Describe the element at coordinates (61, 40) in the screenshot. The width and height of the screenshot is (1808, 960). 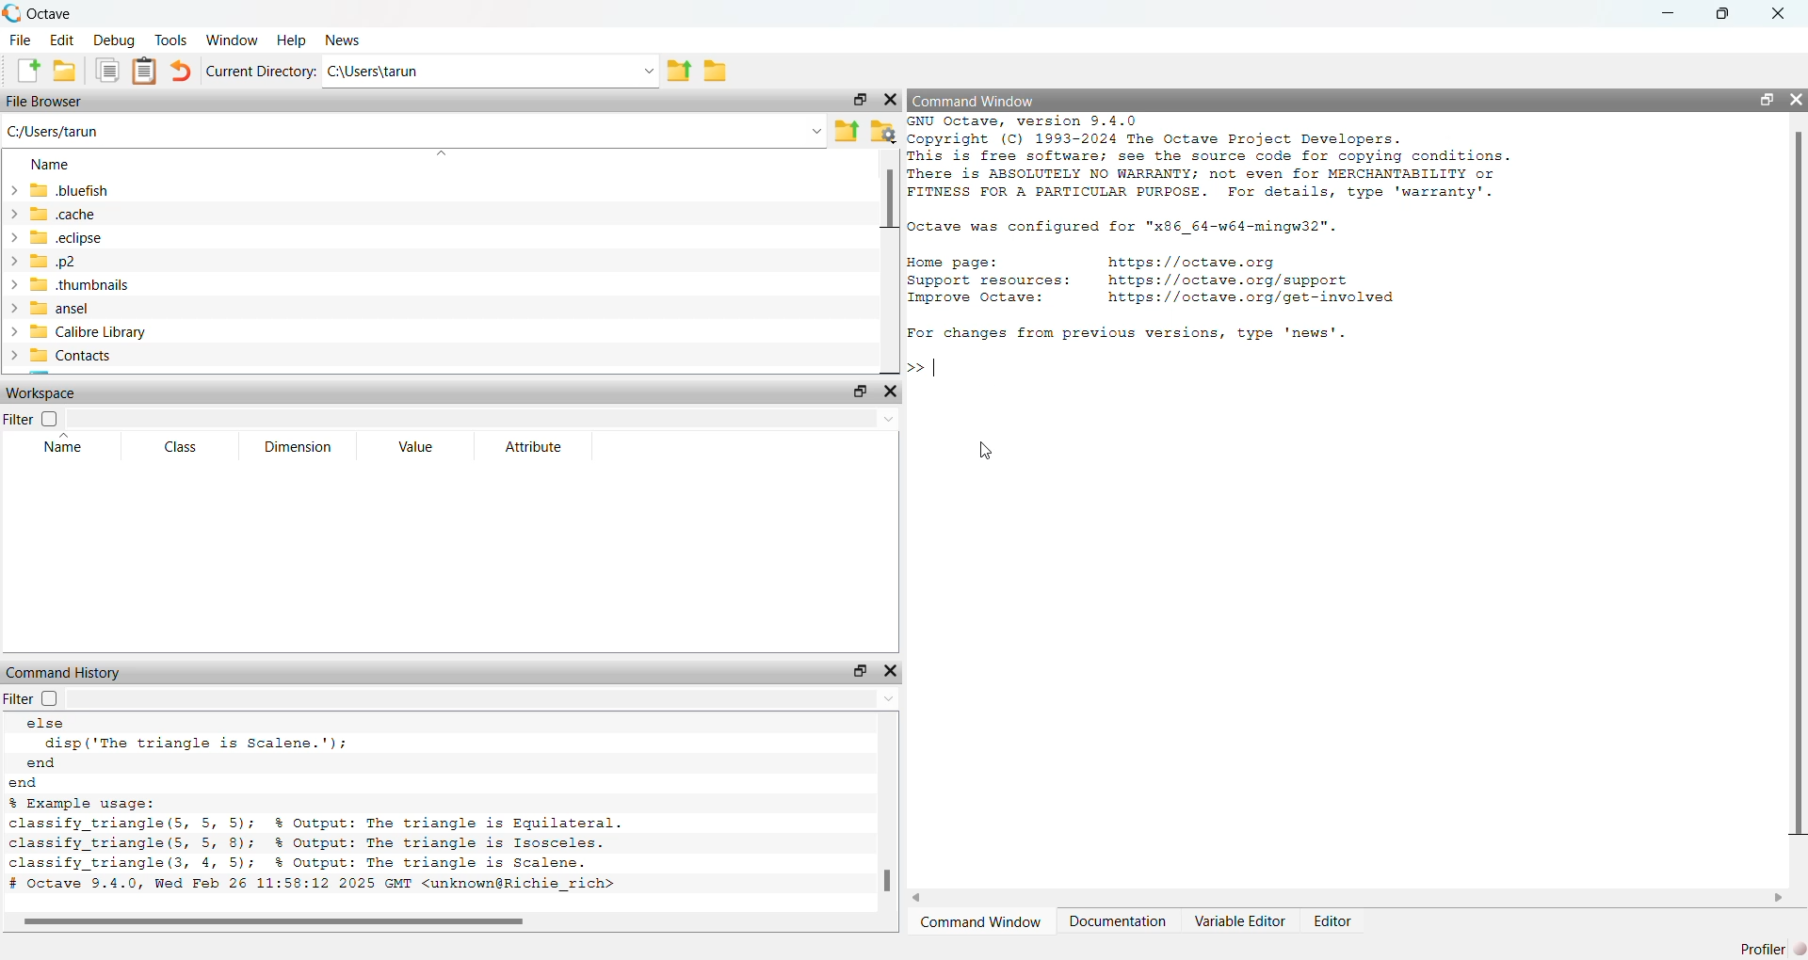
I see `edit` at that location.